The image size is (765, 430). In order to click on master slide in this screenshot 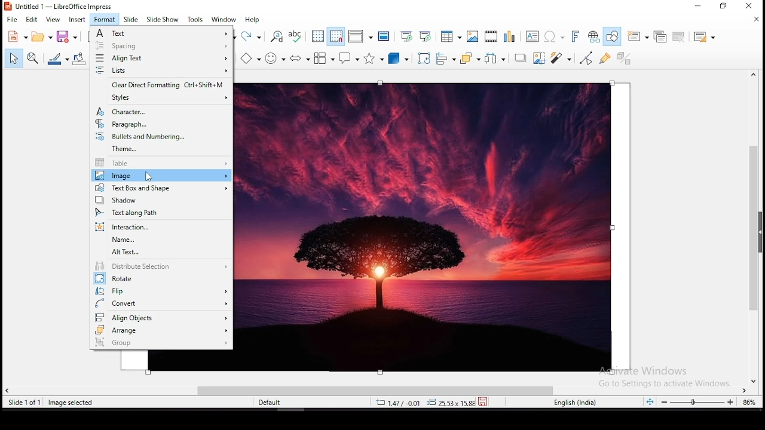, I will do `click(383, 36)`.